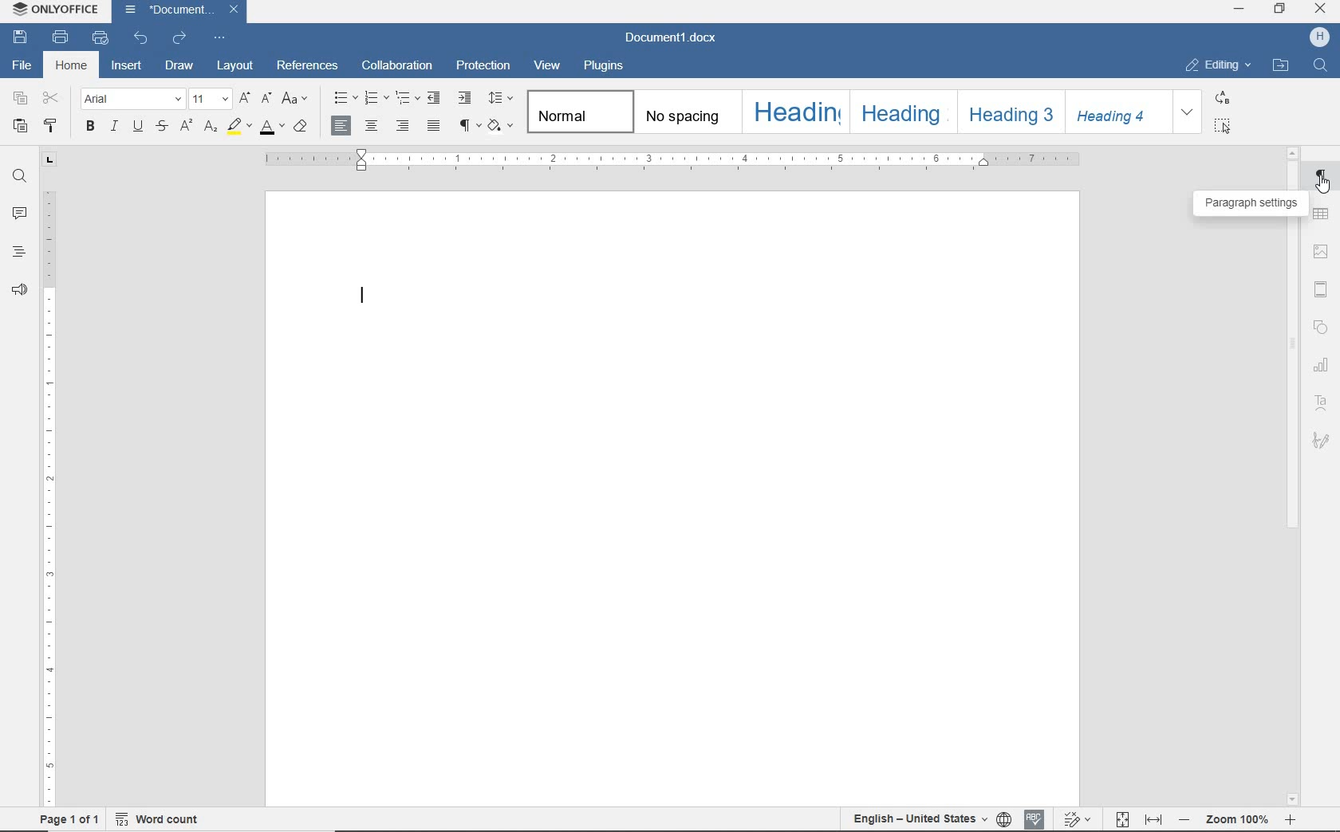 This screenshot has width=1340, height=832. What do you see at coordinates (483, 67) in the screenshot?
I see `protection` at bounding box center [483, 67].